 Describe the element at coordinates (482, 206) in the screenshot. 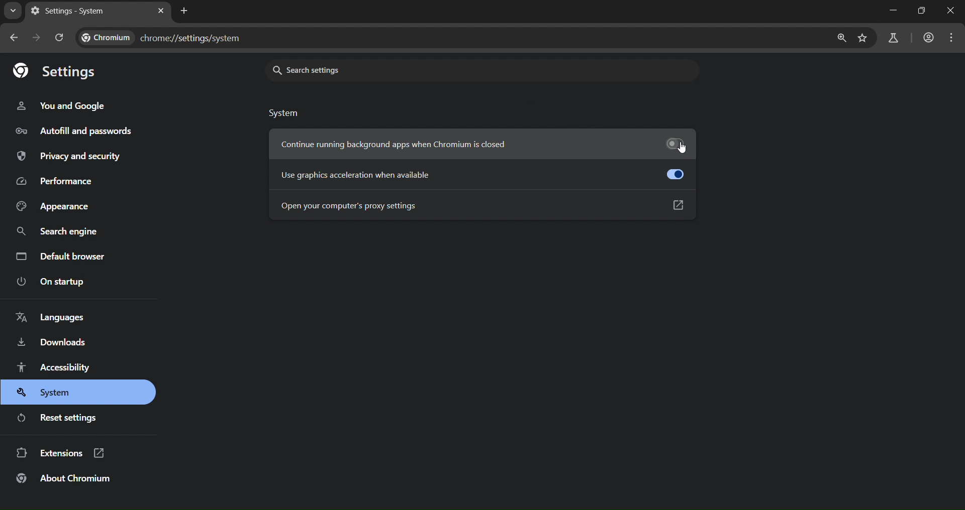

I see `open your computer's proxy settings` at that location.